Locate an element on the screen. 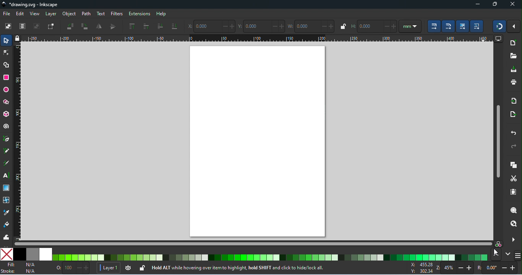 The width and height of the screenshot is (522, 275). edit is located at coordinates (20, 14).